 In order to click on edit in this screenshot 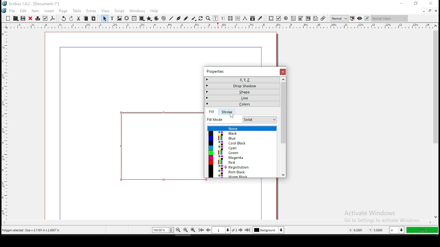, I will do `click(23, 11)`.